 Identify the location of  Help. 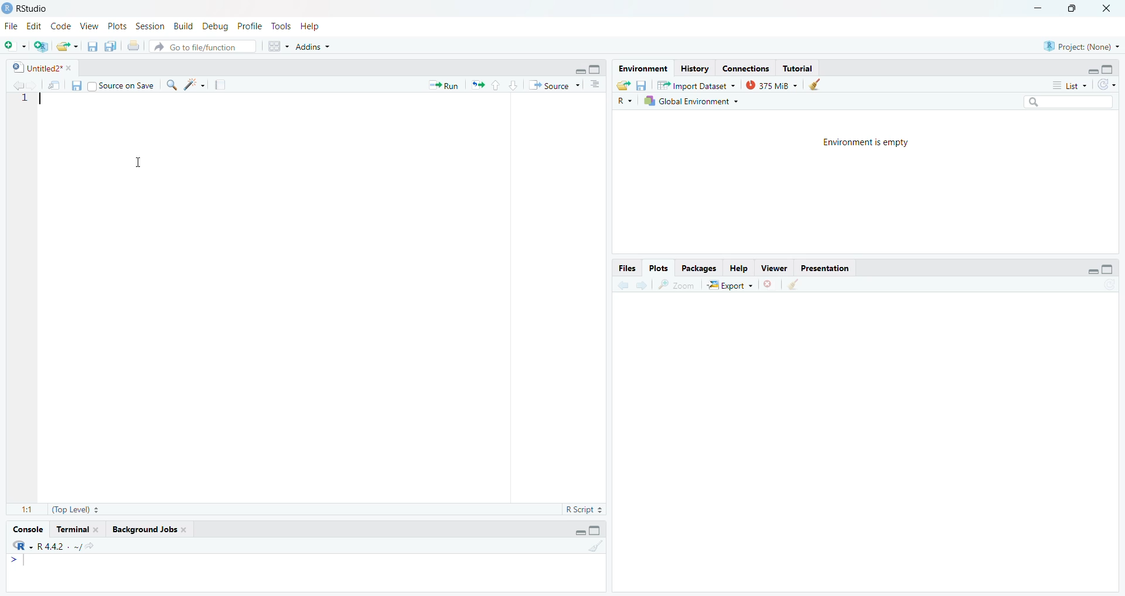
(311, 26).